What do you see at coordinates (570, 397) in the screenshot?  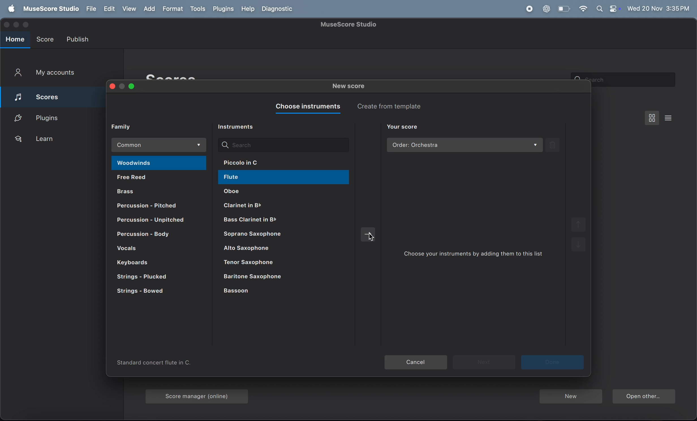 I see `new` at bounding box center [570, 397].